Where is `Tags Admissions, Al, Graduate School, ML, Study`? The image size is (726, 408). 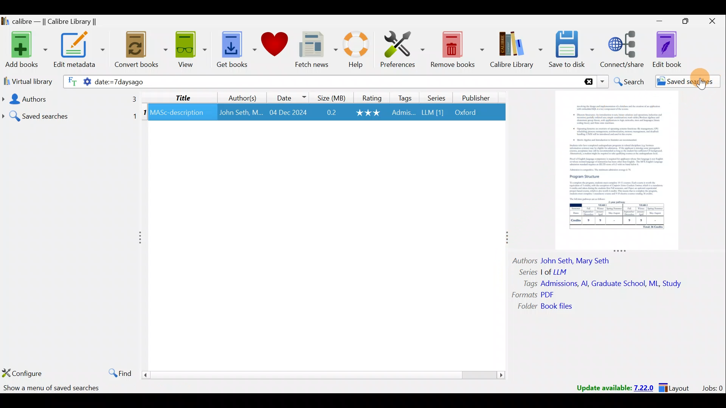
Tags Admissions, Al, Graduate School, ML, Study is located at coordinates (603, 284).